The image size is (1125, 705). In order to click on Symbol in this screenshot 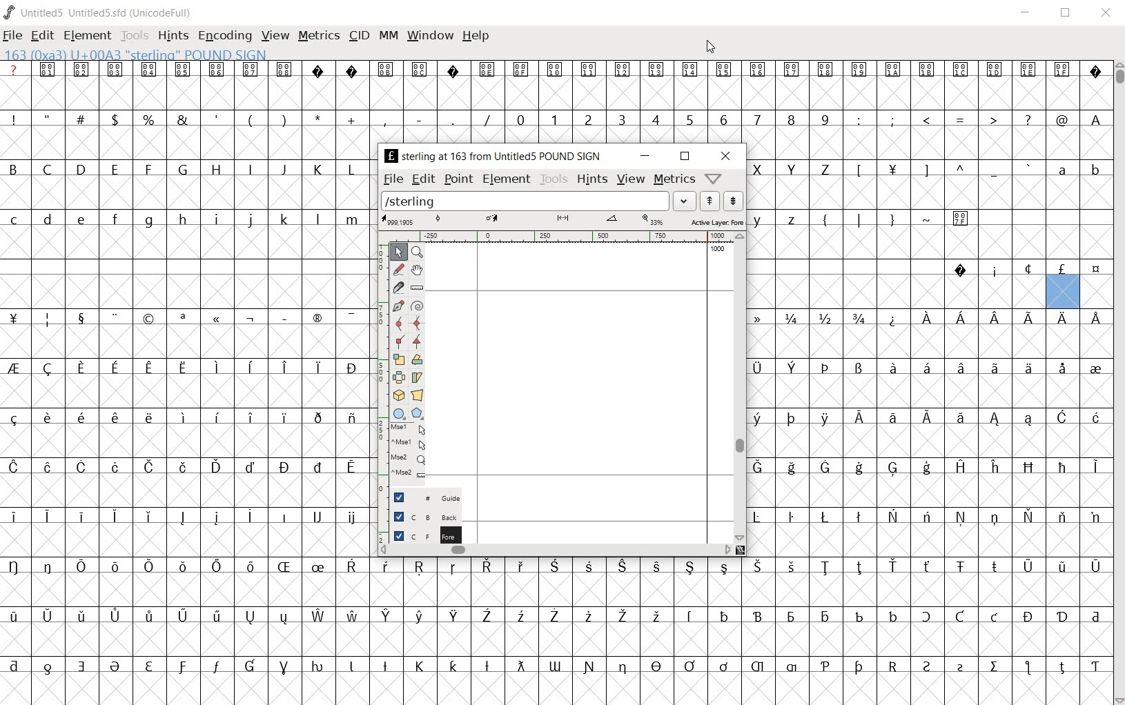, I will do `click(1095, 566)`.